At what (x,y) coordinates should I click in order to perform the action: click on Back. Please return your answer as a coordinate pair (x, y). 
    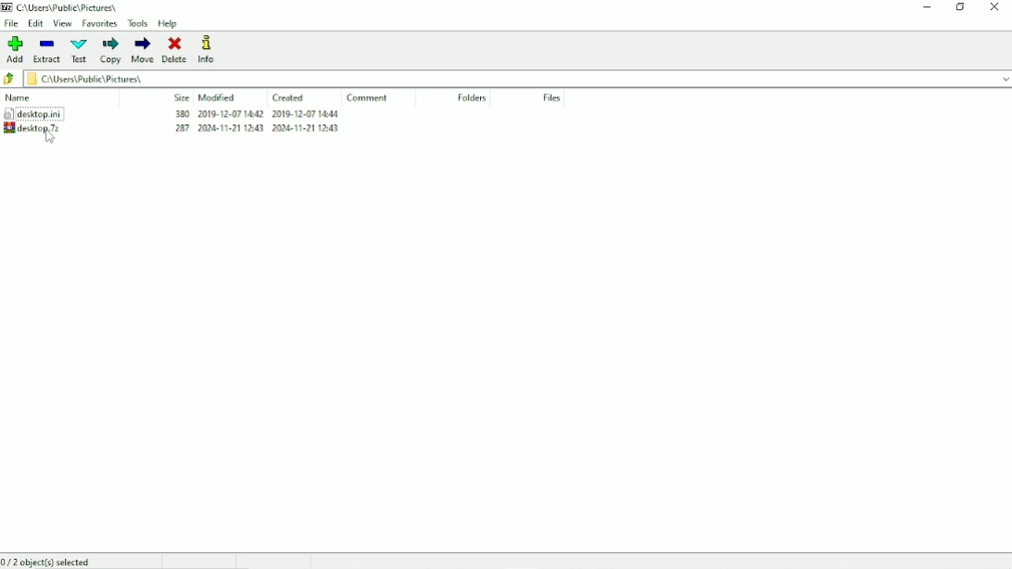
    Looking at the image, I should click on (9, 80).